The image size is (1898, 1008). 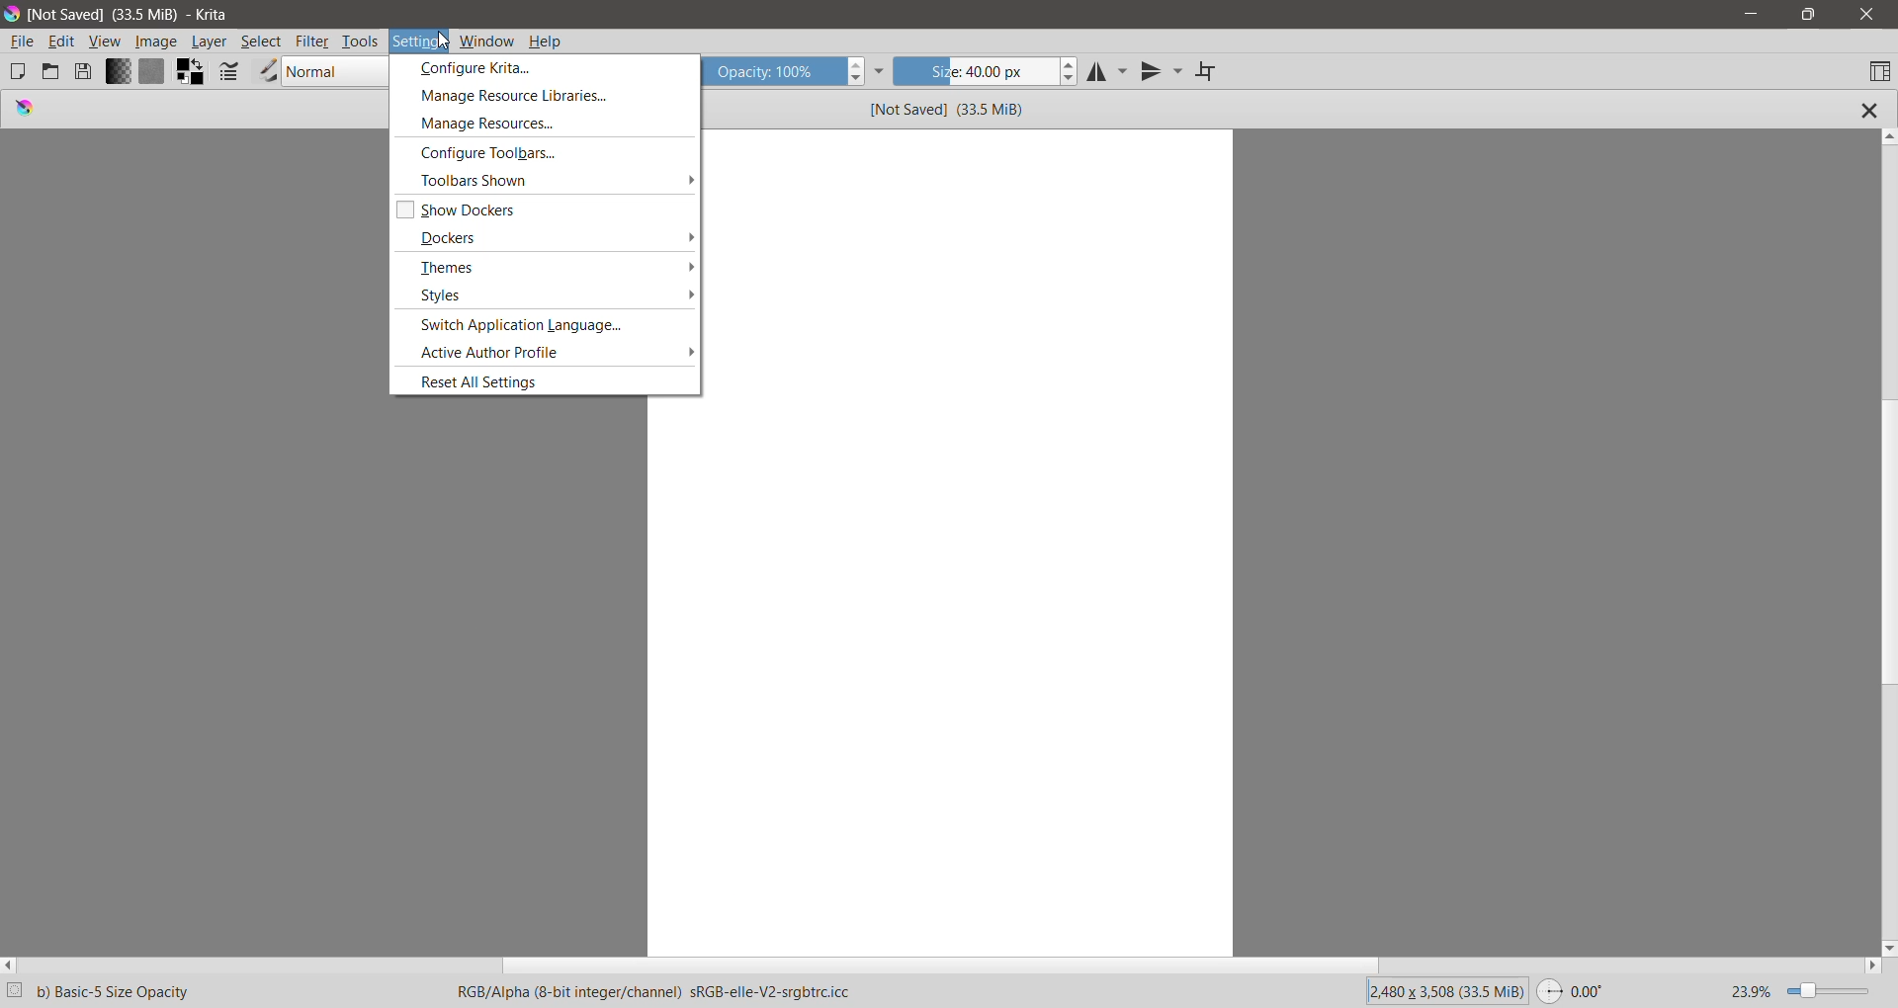 What do you see at coordinates (551, 353) in the screenshot?
I see `Active Author Profile` at bounding box center [551, 353].